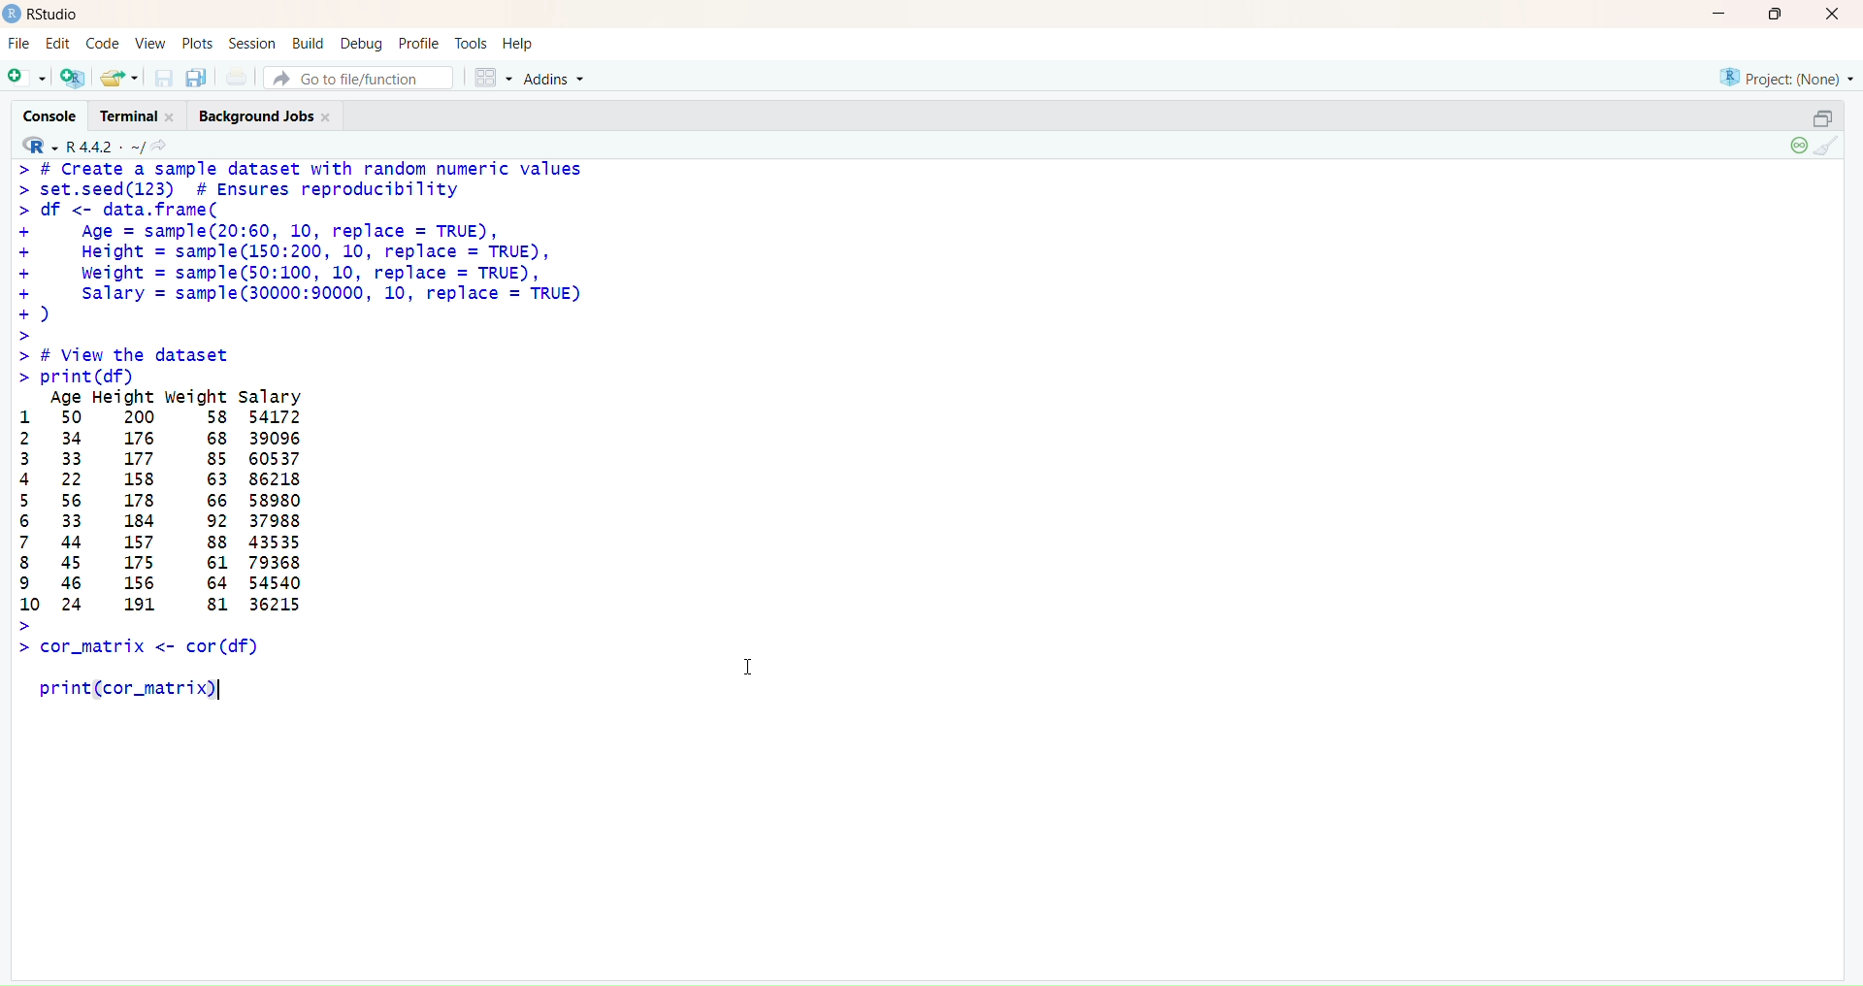 The width and height of the screenshot is (1863, 986). I want to click on Edit, so click(59, 45).